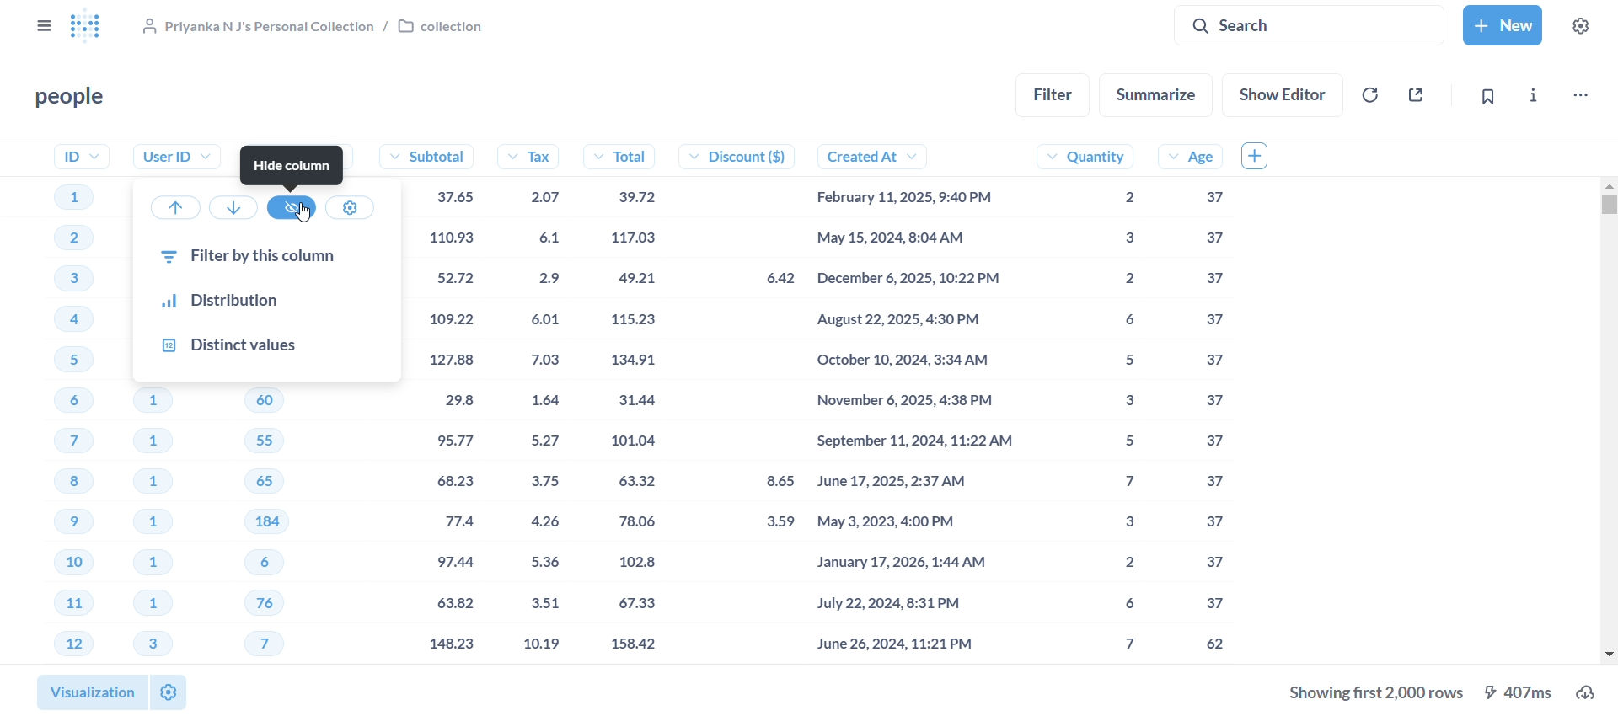 Image resolution: width=1618 pixels, height=716 pixels. I want to click on user ID's, so click(172, 523).